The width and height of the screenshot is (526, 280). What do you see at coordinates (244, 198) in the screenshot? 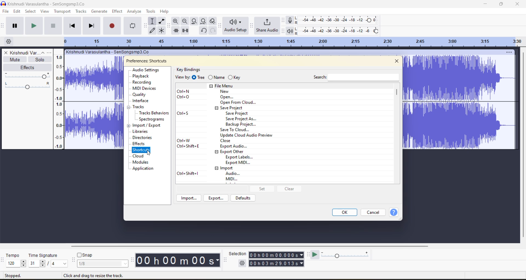
I see `defaults` at bounding box center [244, 198].